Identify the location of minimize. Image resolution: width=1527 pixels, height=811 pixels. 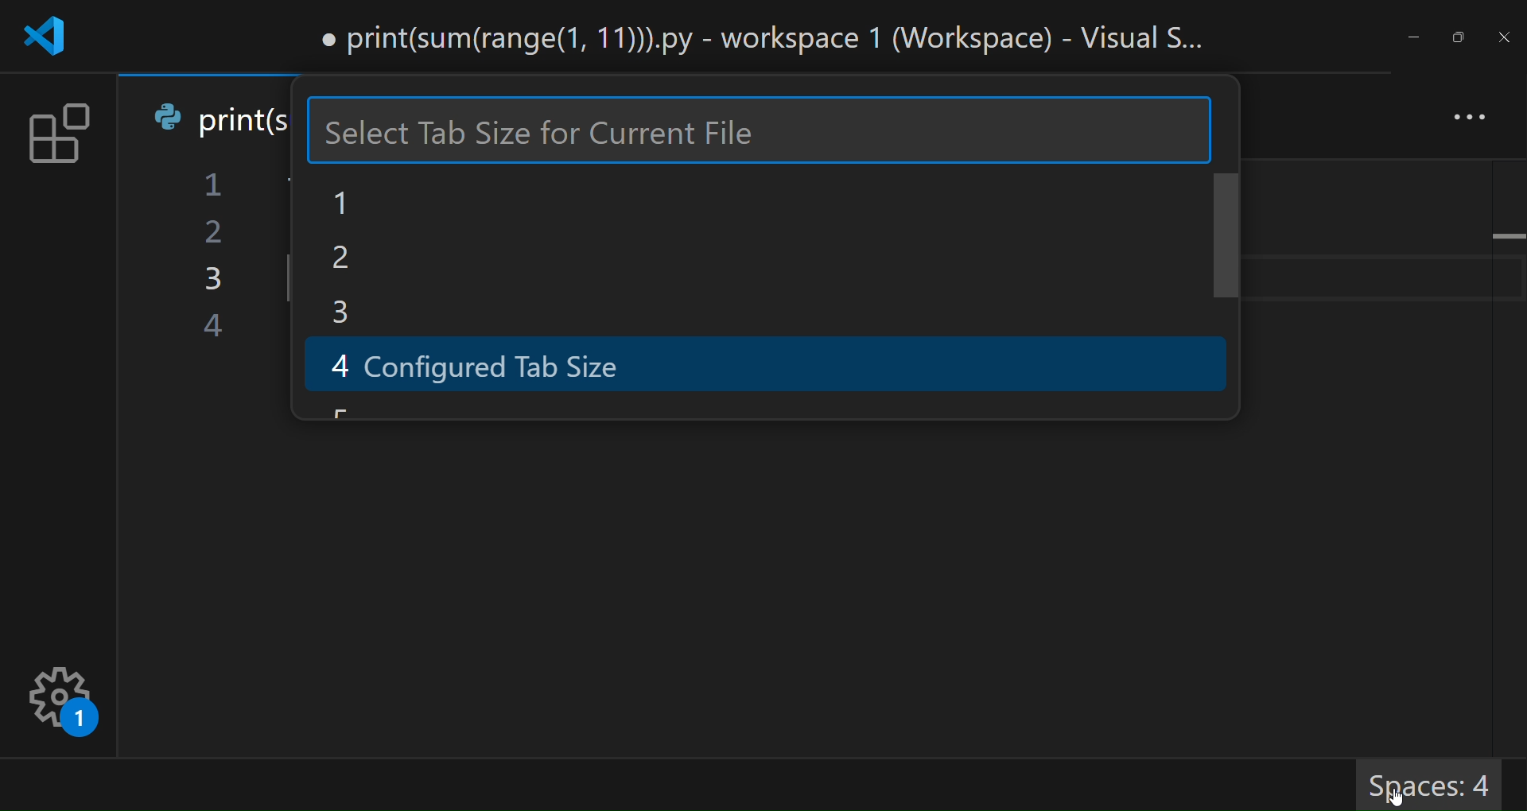
(1412, 37).